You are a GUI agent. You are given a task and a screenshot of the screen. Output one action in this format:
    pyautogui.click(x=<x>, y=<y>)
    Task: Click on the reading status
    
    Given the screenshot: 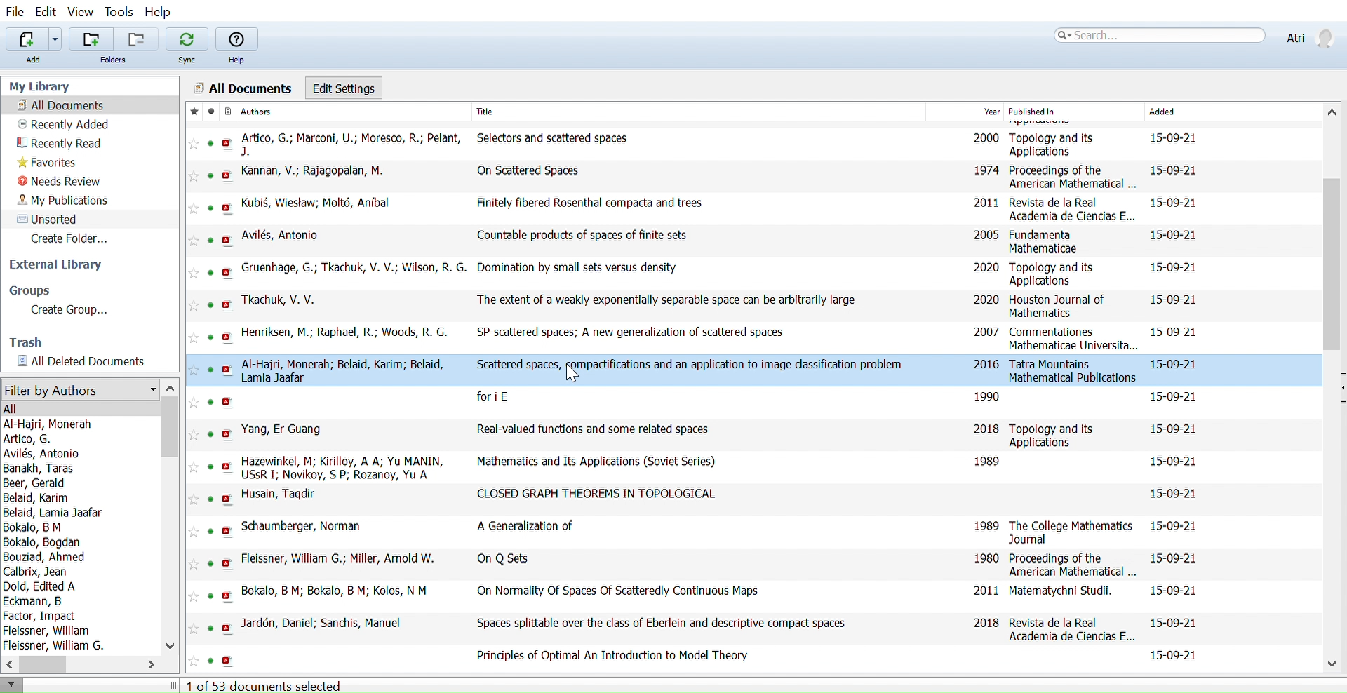 What is the action you would take?
    pyautogui.click(x=209, y=660)
    